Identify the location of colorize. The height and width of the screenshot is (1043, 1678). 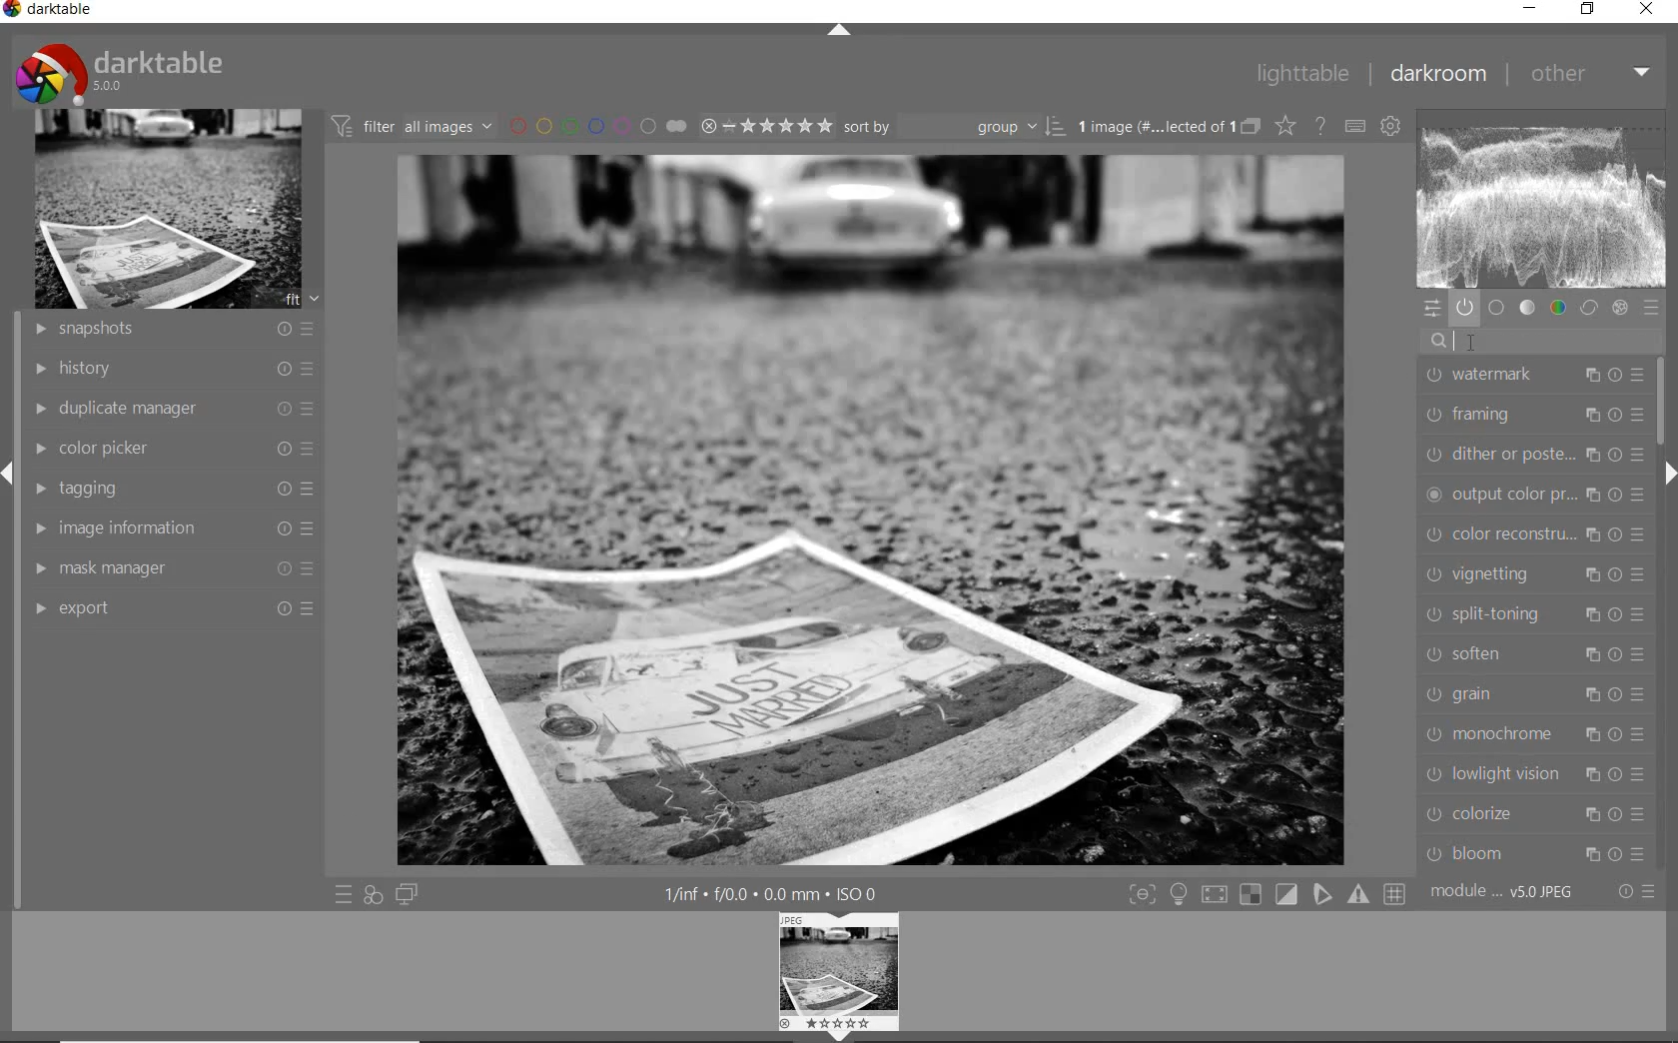
(1534, 815).